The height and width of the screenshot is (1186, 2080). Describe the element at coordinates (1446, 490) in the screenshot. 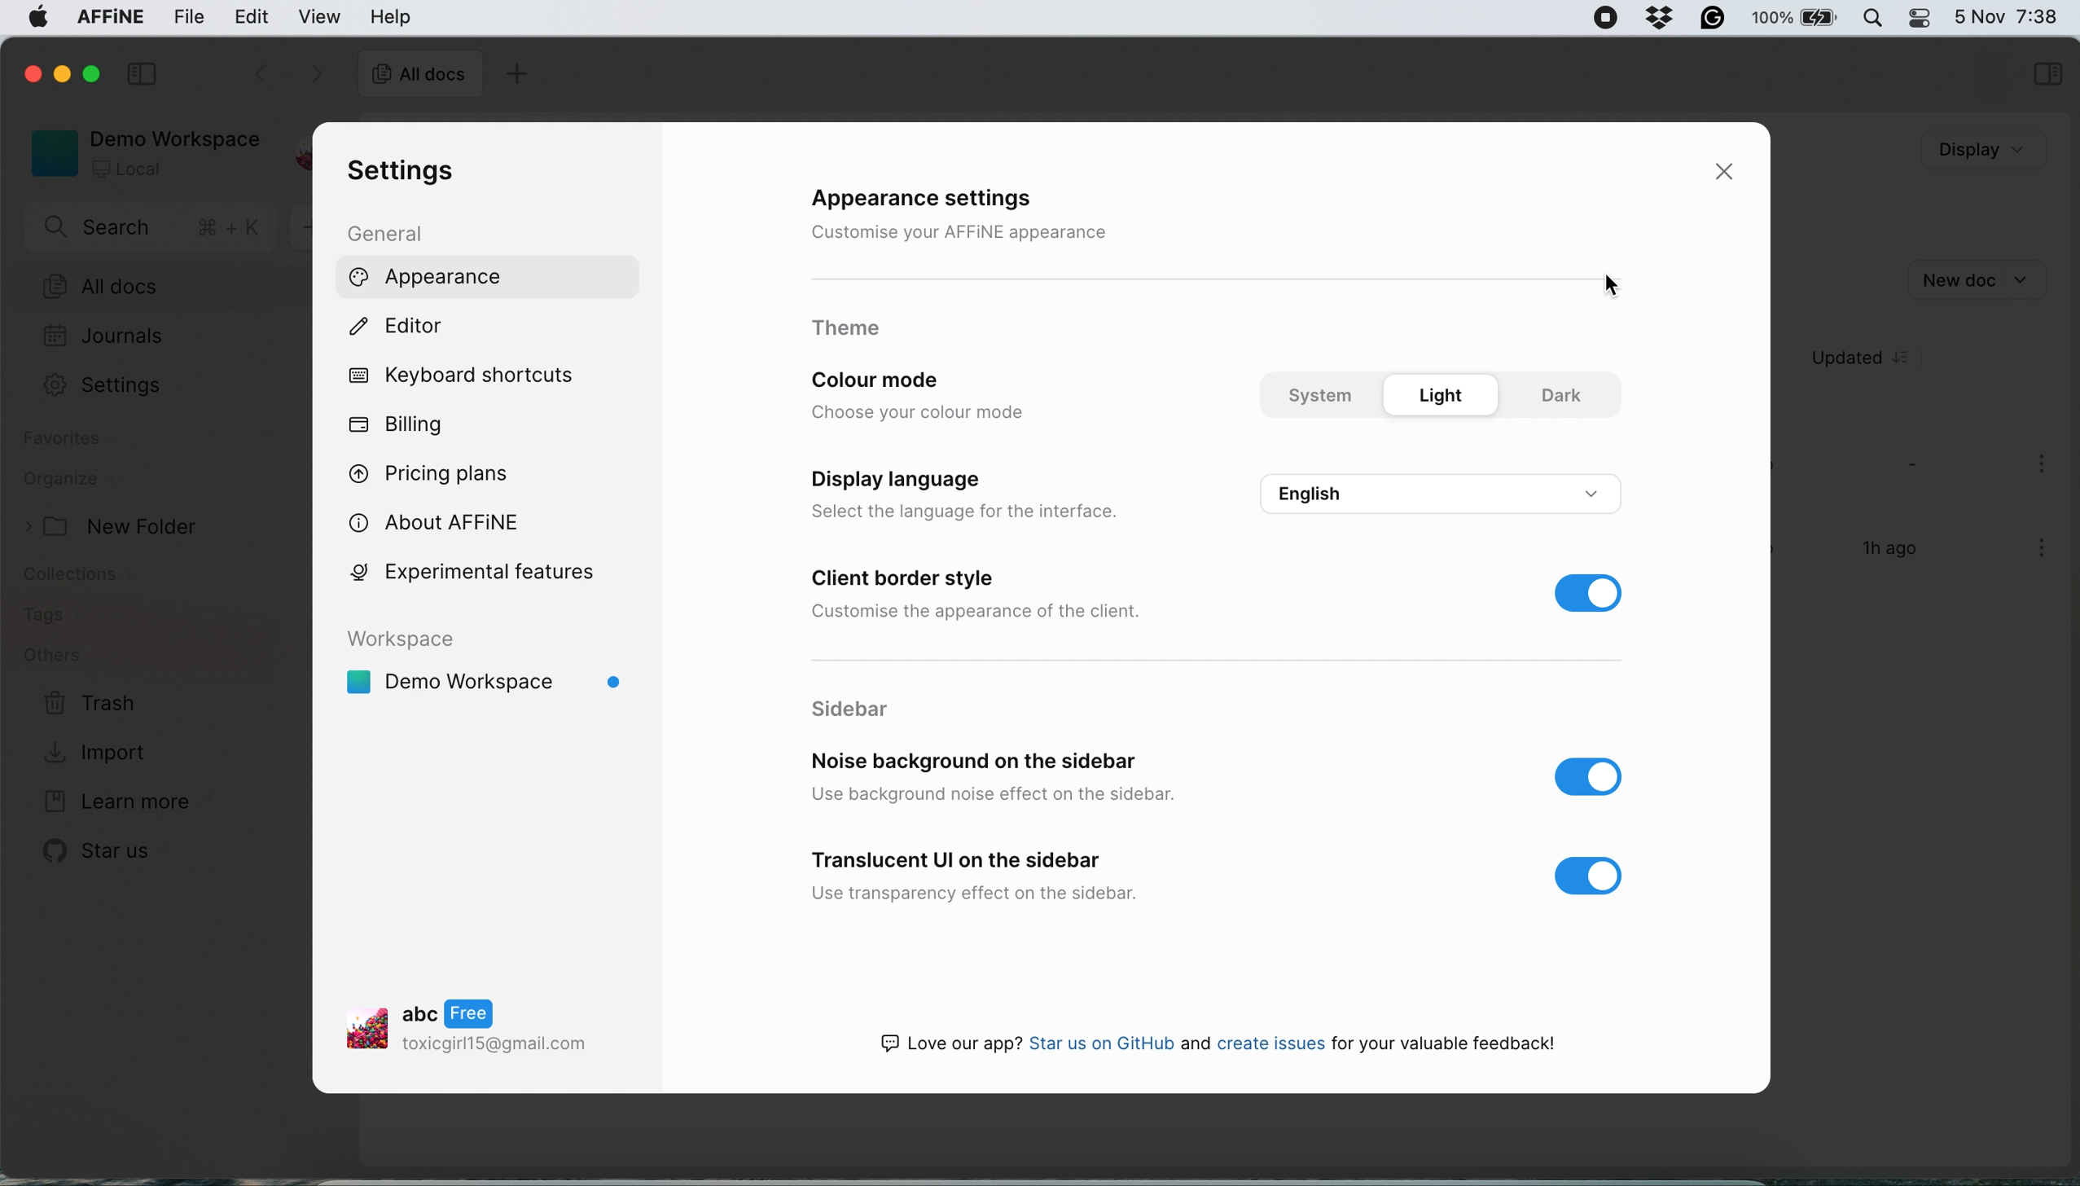

I see `english` at that location.